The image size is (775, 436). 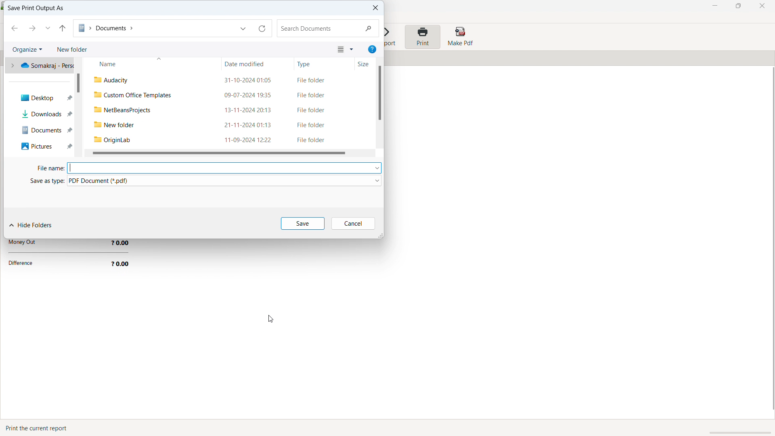 What do you see at coordinates (302, 223) in the screenshot?
I see `save` at bounding box center [302, 223].